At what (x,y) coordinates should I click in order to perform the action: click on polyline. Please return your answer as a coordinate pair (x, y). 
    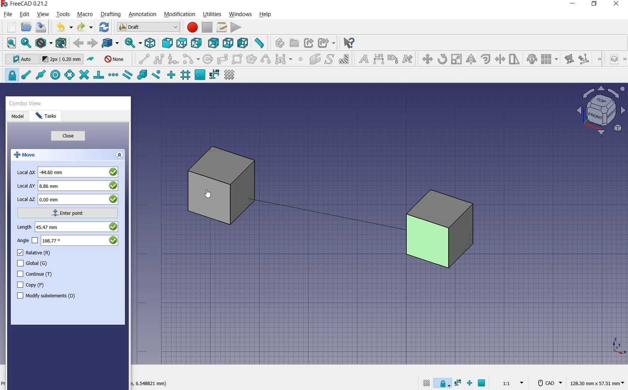
    Looking at the image, I should click on (159, 59).